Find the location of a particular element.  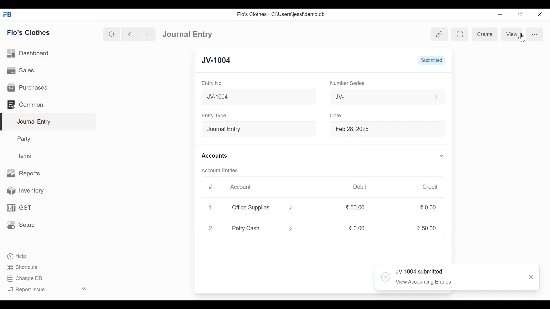

Account is located at coordinates (240, 186).